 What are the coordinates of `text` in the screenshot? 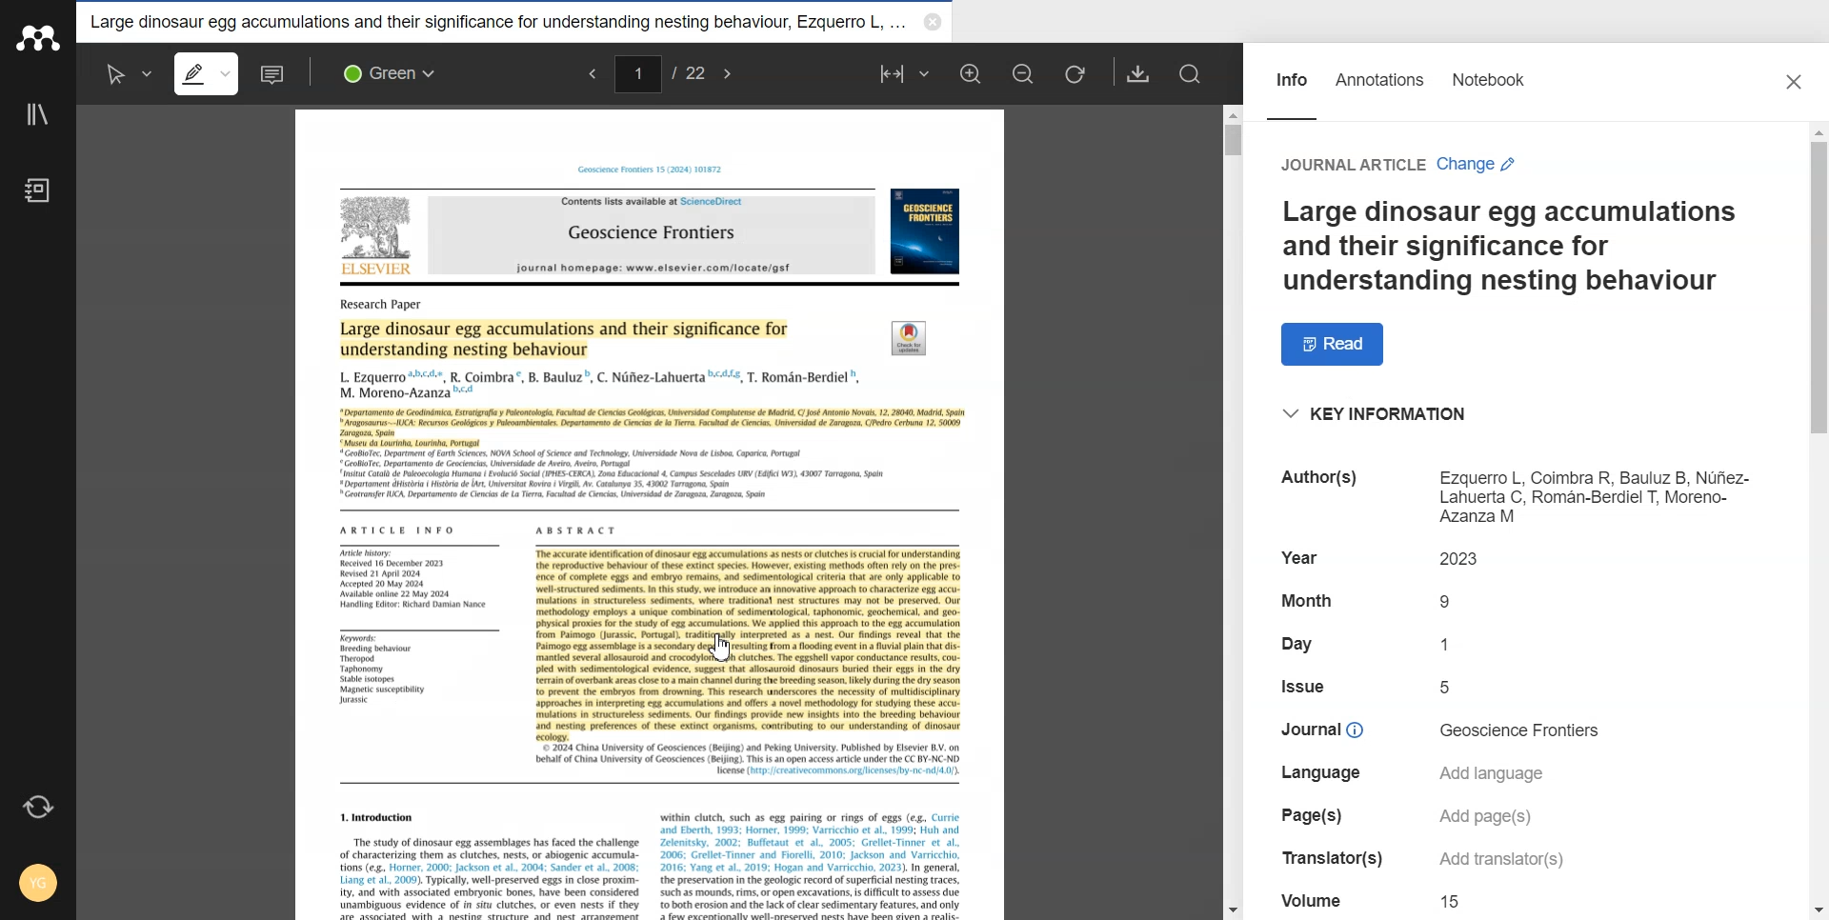 It's located at (1306, 645).